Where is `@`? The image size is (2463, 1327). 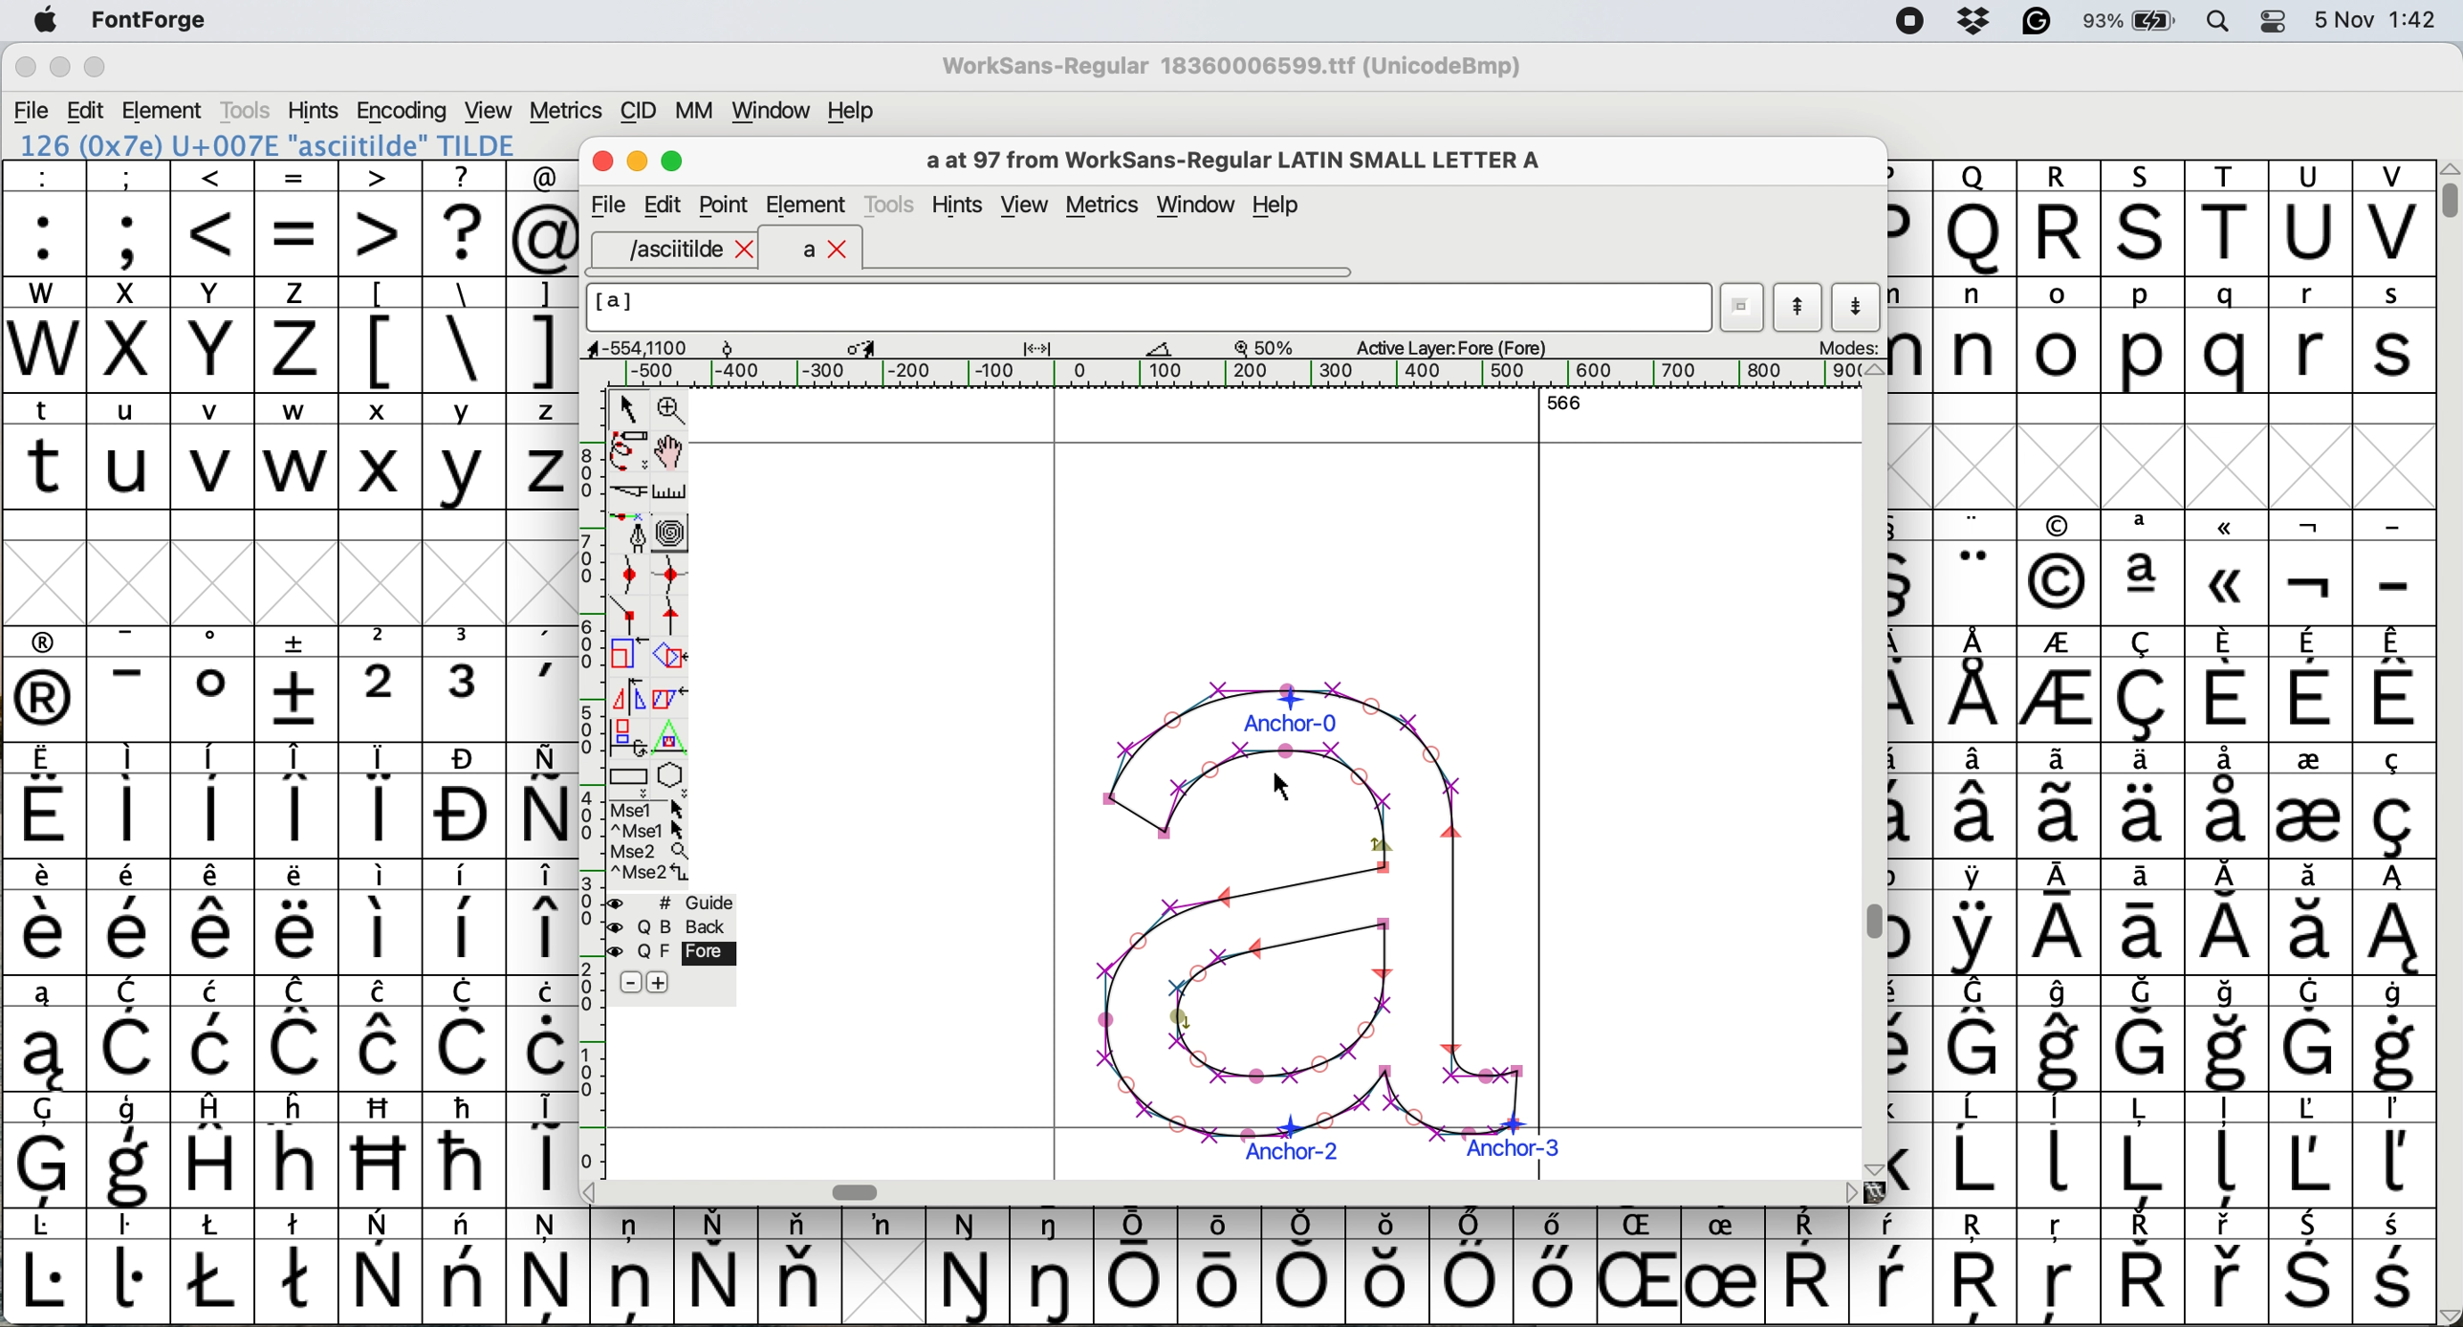
@ is located at coordinates (544, 219).